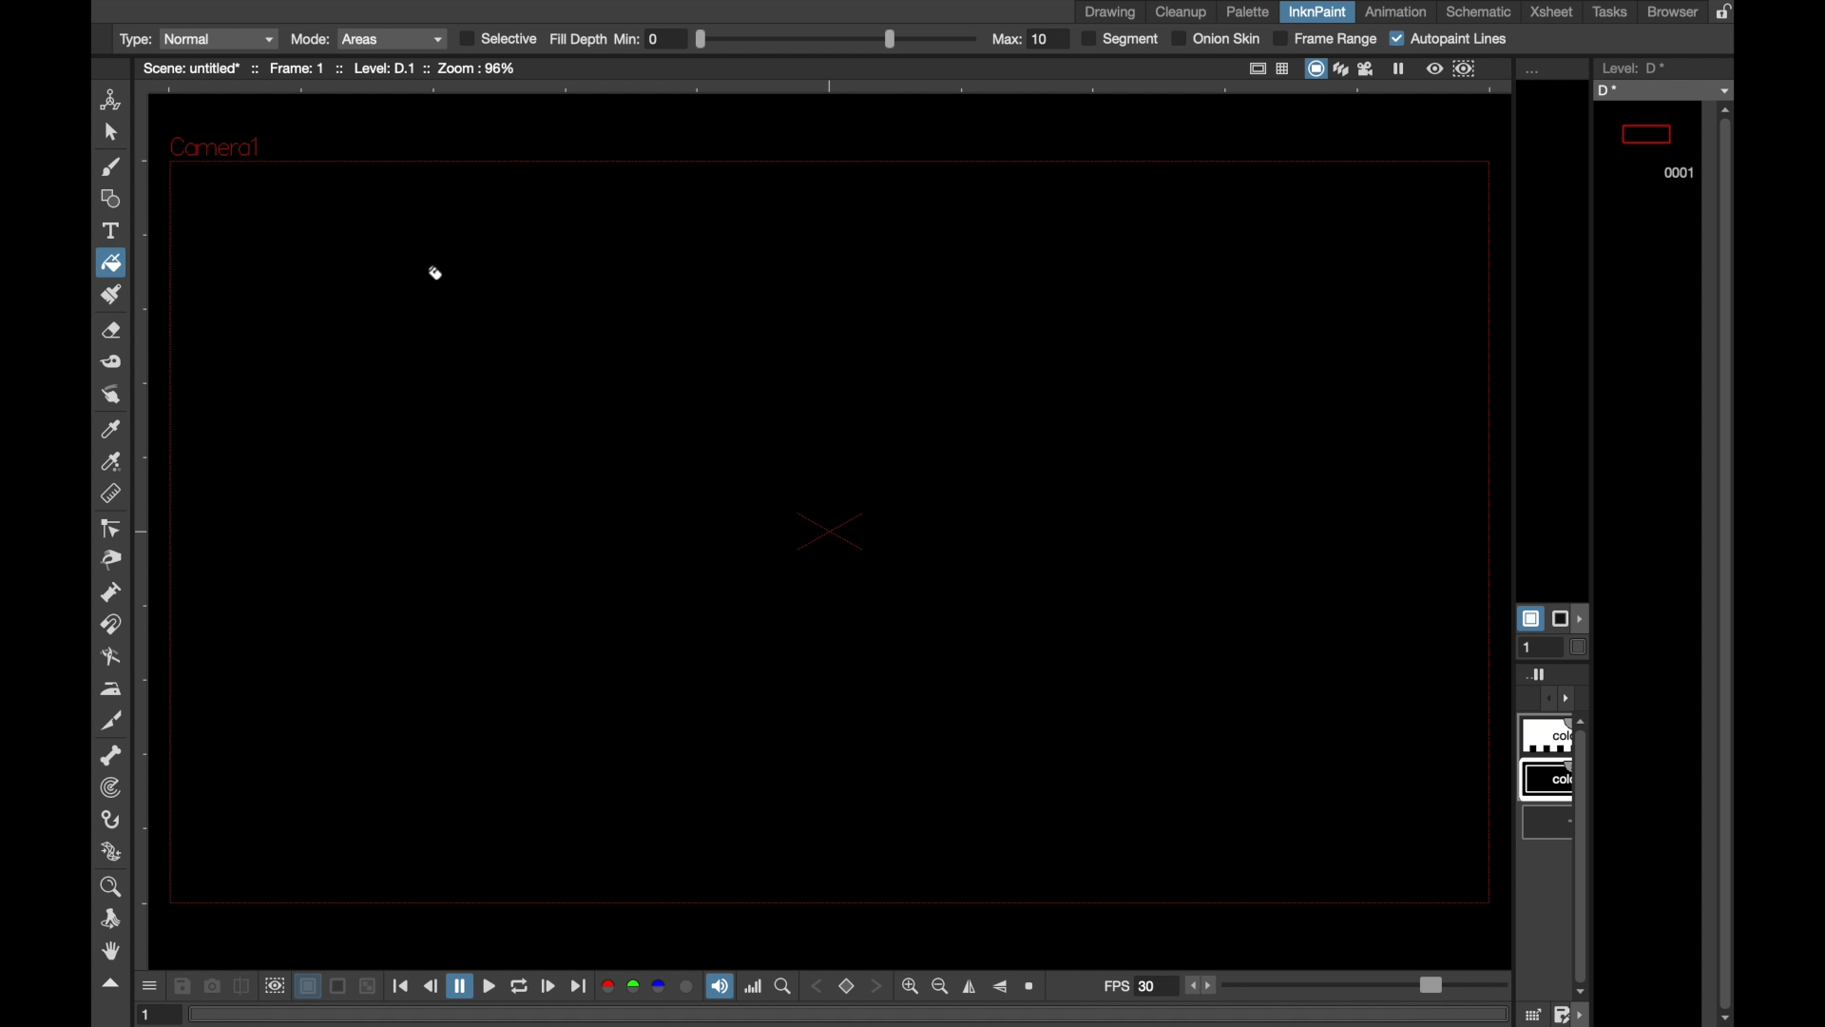 This screenshot has height=1027, width=1825. I want to click on vertical scrollbar, so click(1726, 566).